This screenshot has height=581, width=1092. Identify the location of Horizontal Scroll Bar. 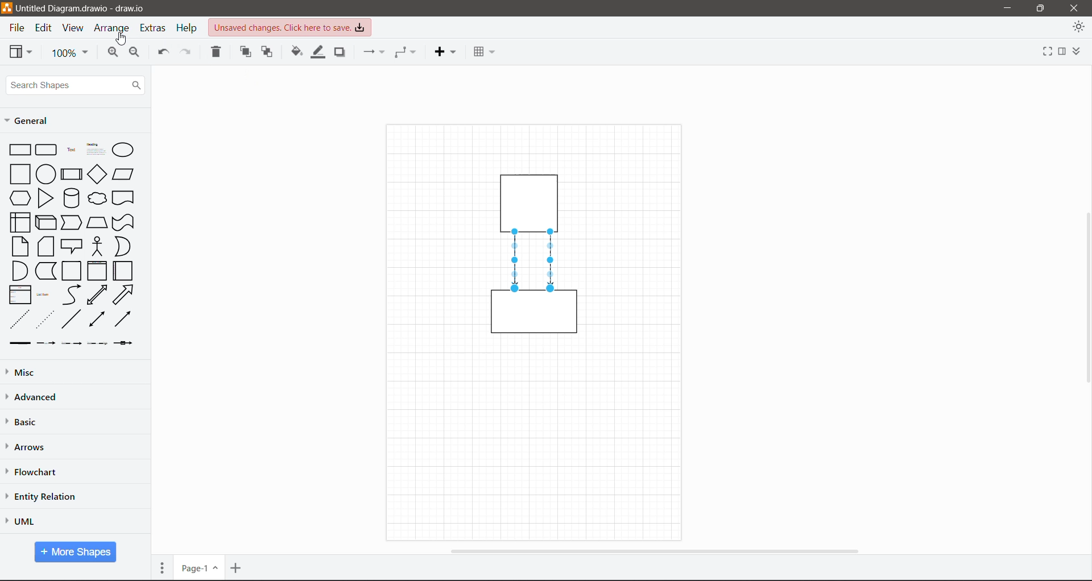
(653, 550).